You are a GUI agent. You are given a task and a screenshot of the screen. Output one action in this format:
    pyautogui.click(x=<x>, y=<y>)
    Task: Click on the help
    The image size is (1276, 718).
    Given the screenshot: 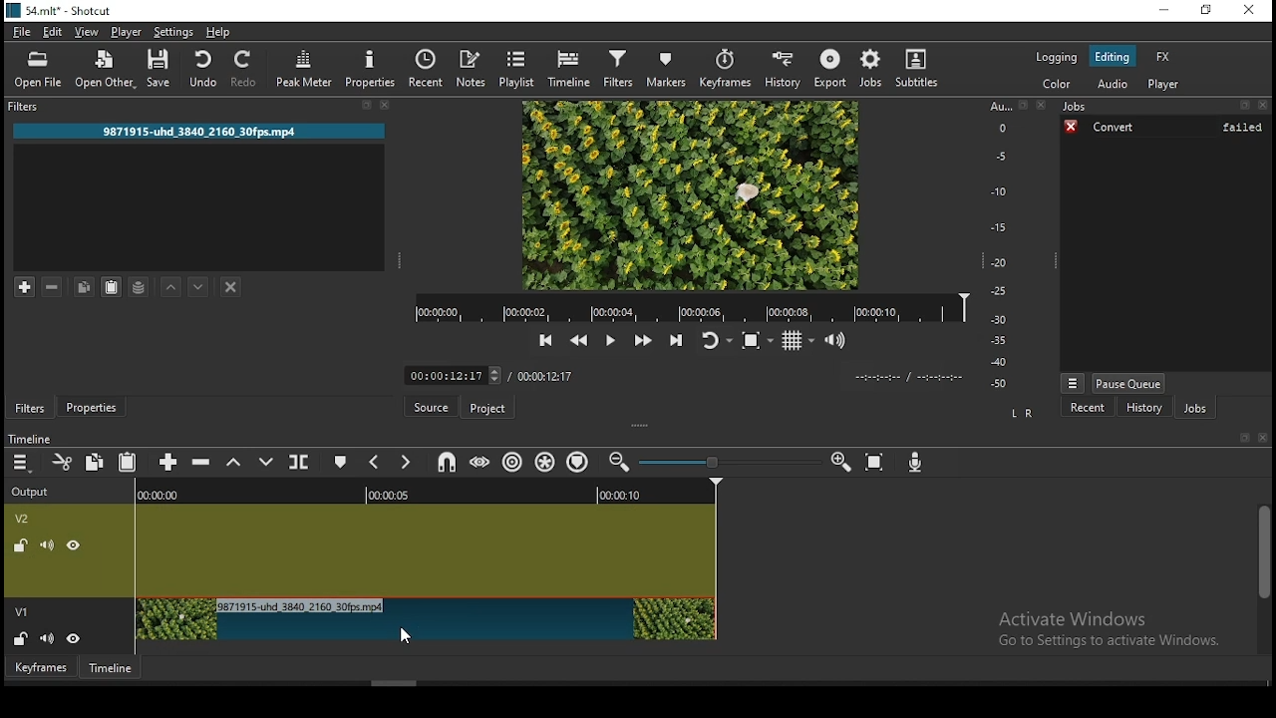 What is the action you would take?
    pyautogui.click(x=218, y=33)
    